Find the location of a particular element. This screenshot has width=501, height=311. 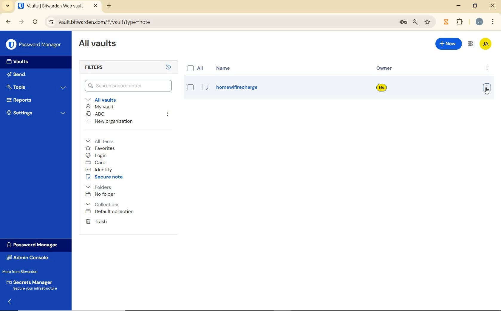

Login Name is located at coordinates (230, 89).